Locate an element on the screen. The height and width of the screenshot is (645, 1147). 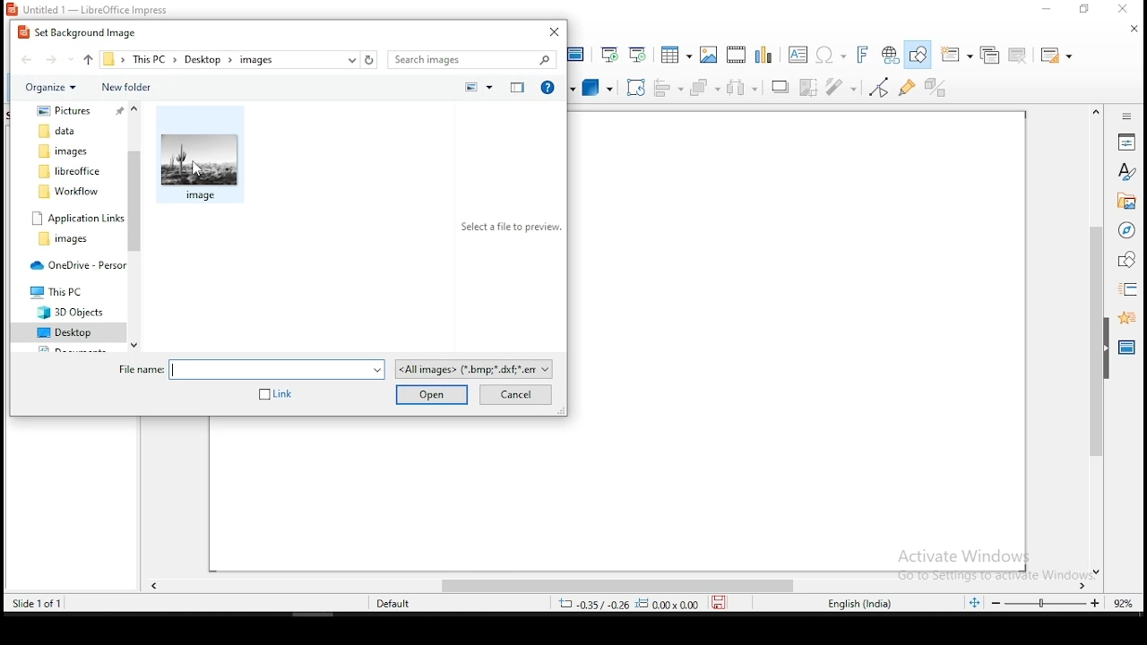
navigator is located at coordinates (1127, 230).